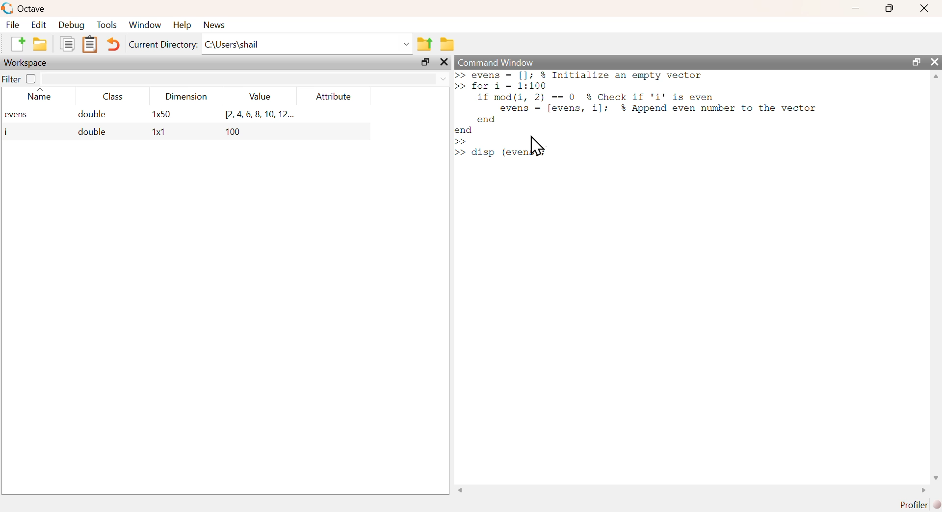  I want to click on 1x50, so click(161, 115).